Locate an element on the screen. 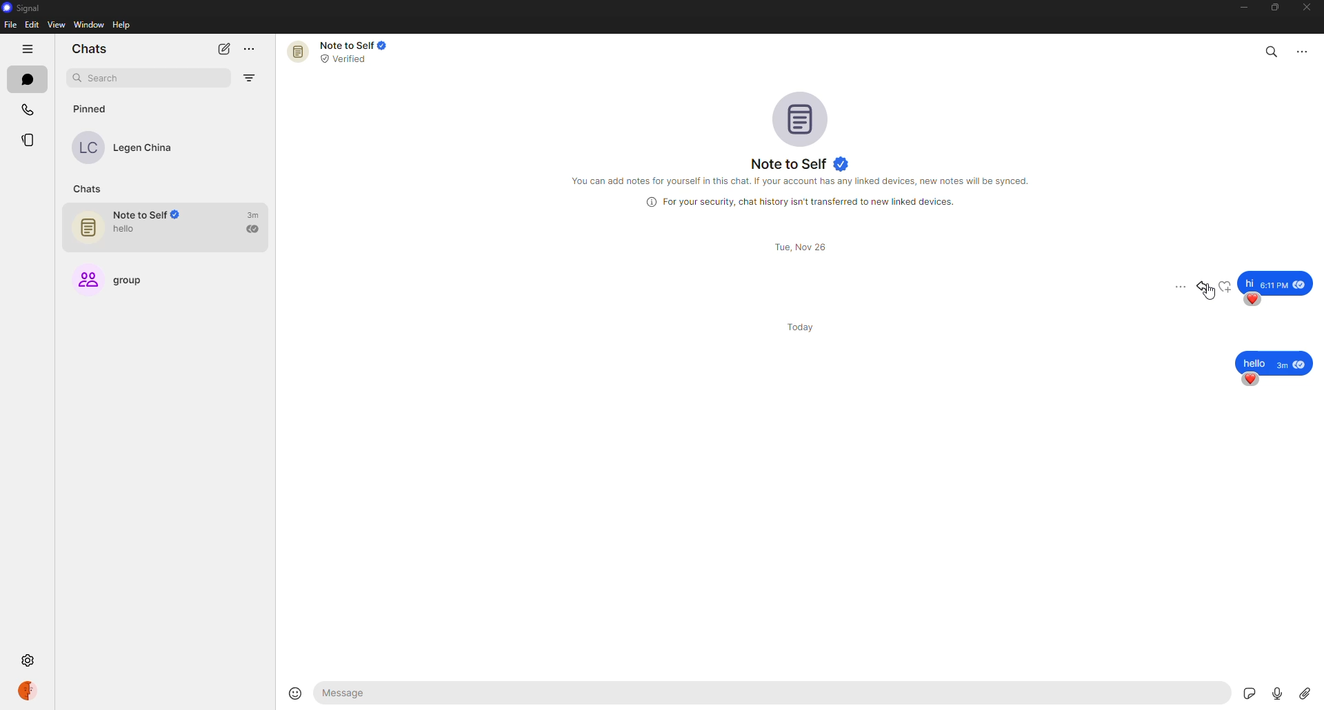 The height and width of the screenshot is (710, 1324). signal is located at coordinates (23, 8).